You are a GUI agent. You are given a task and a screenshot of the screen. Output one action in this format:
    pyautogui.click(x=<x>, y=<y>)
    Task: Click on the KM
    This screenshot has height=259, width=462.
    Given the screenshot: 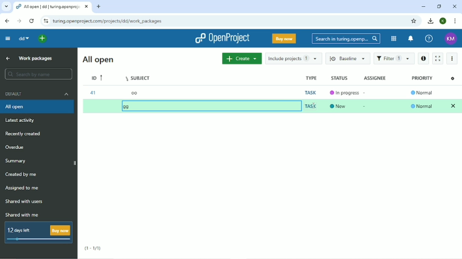 What is the action you would take?
    pyautogui.click(x=450, y=38)
    